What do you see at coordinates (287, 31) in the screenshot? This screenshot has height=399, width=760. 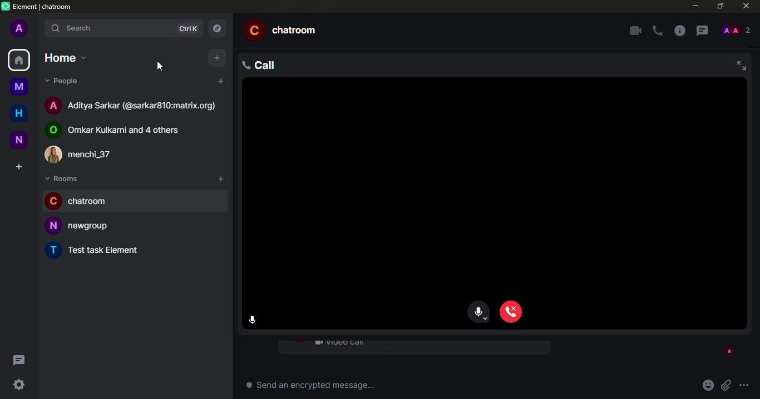 I see `chatroom` at bounding box center [287, 31].